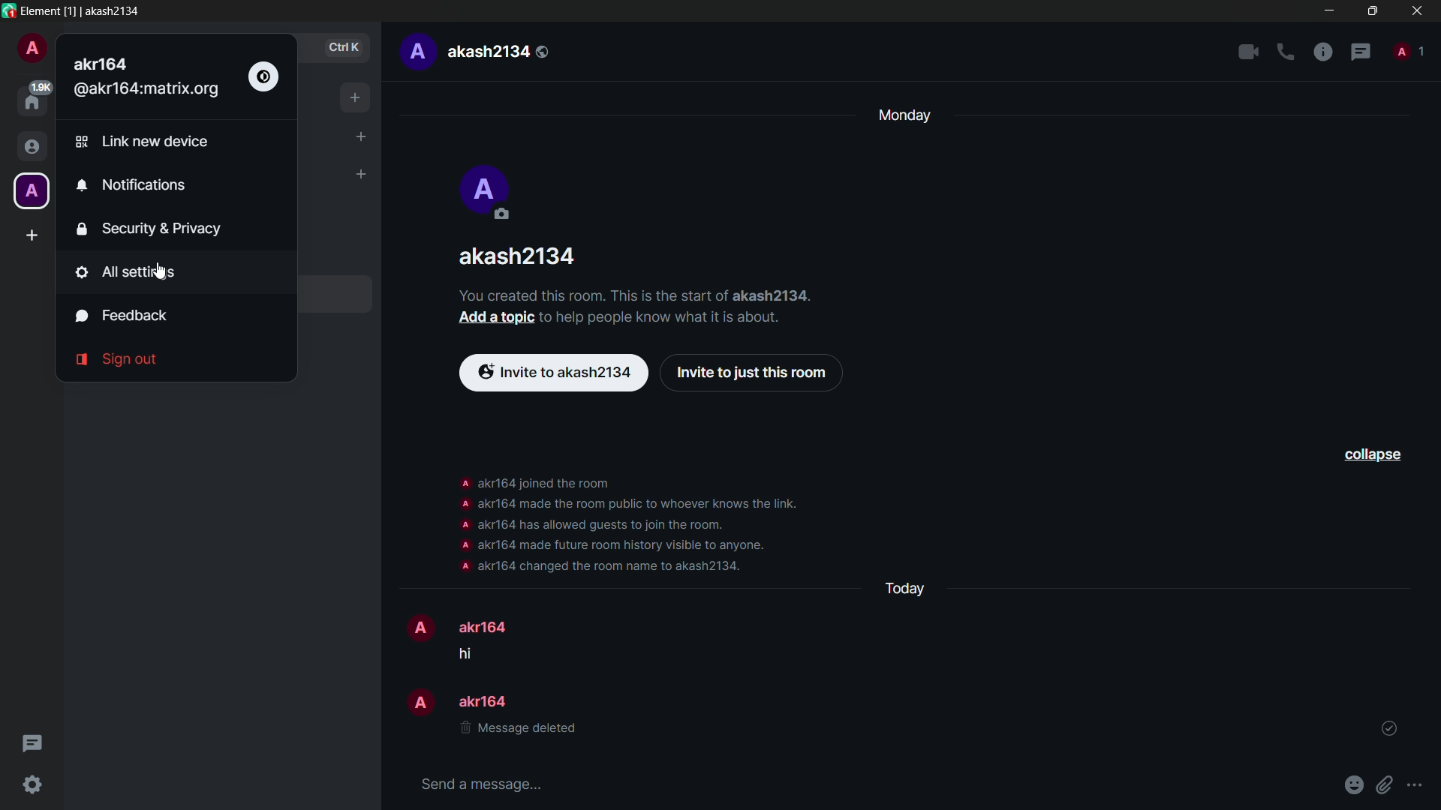 The height and width of the screenshot is (810, 1441). Describe the element at coordinates (624, 545) in the screenshot. I see `akr164 made future room visible to anyone.` at that location.